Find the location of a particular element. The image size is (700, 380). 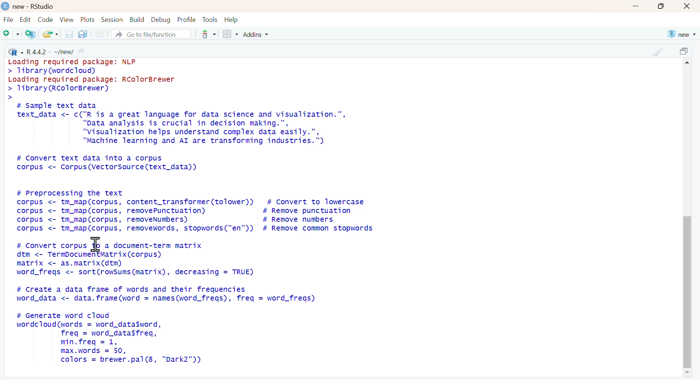

Debug is located at coordinates (161, 20).